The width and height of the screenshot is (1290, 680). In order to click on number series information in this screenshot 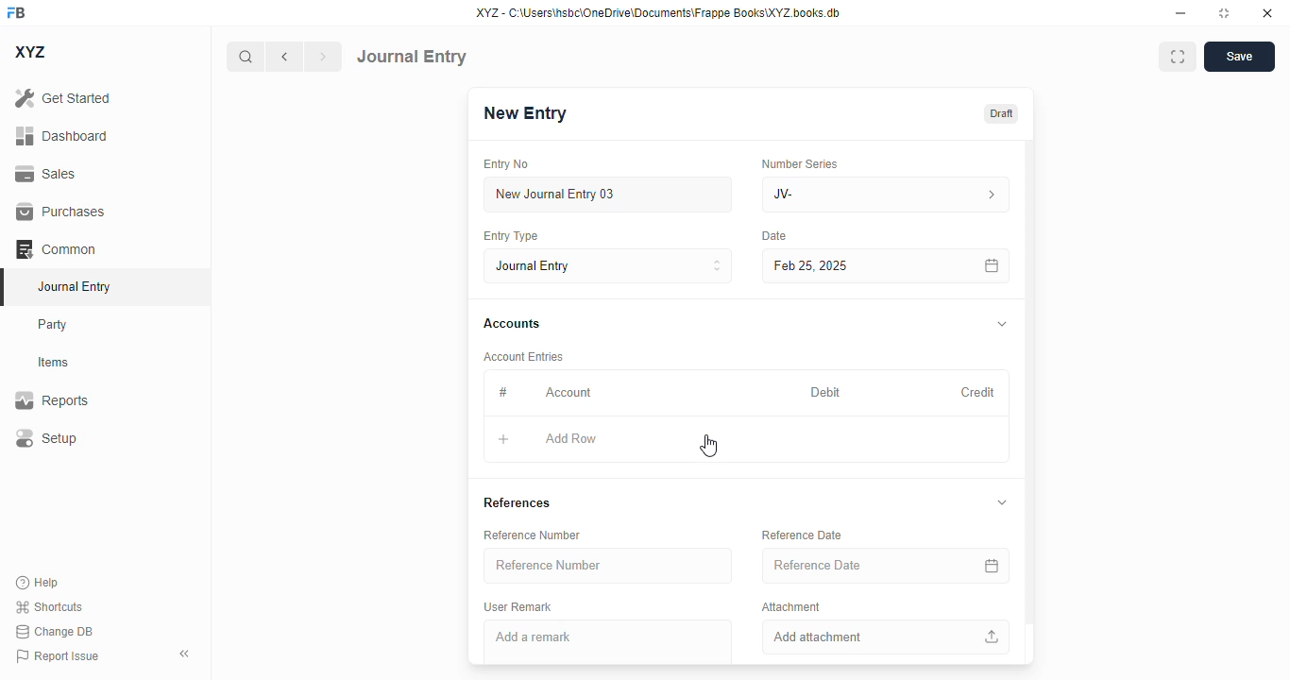, I will do `click(990, 195)`.